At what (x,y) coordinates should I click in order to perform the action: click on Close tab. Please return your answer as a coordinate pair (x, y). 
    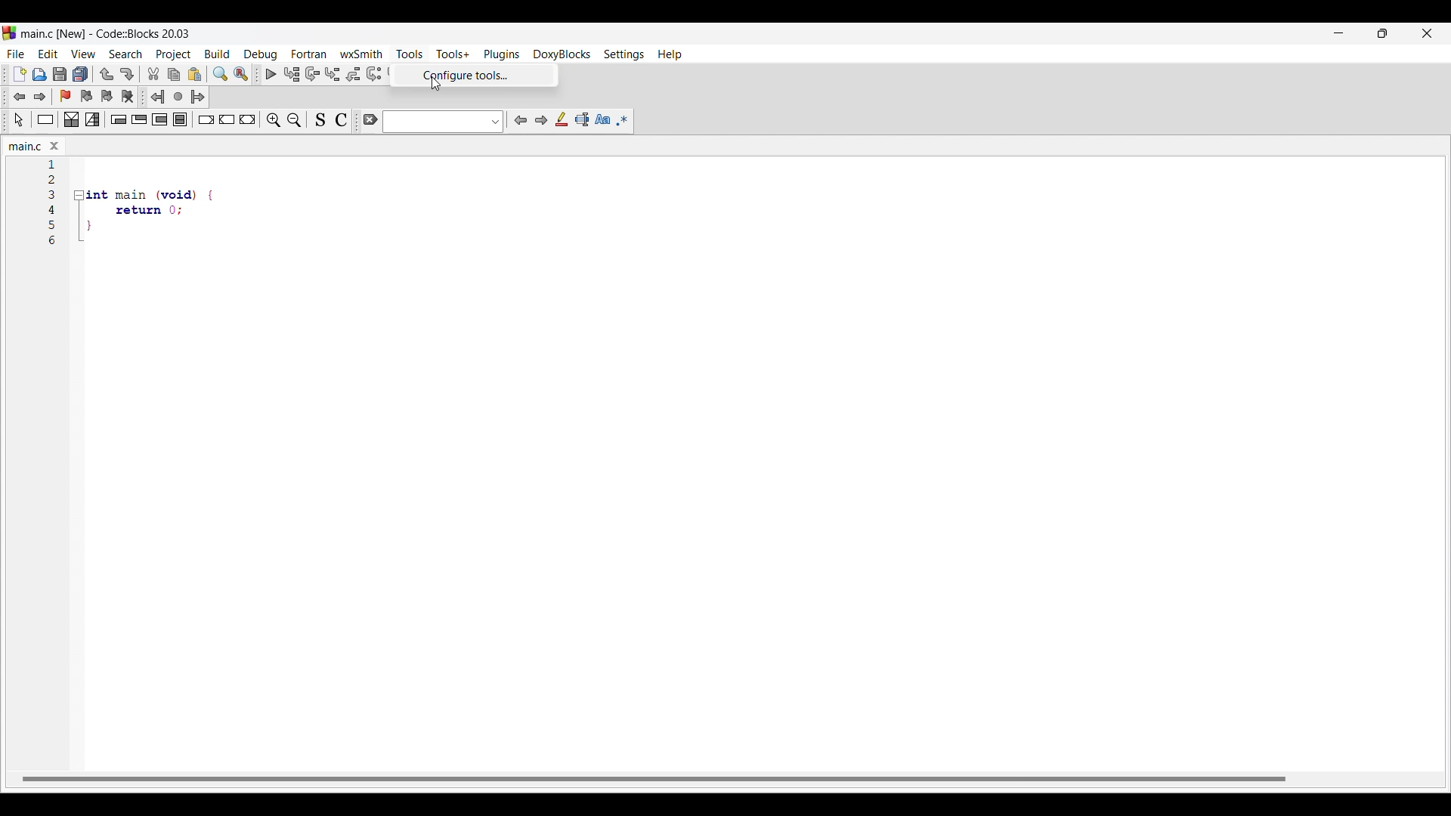
    Looking at the image, I should click on (54, 146).